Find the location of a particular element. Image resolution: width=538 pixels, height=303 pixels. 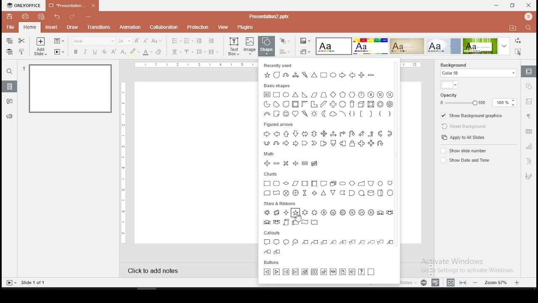

font is located at coordinates (93, 41).